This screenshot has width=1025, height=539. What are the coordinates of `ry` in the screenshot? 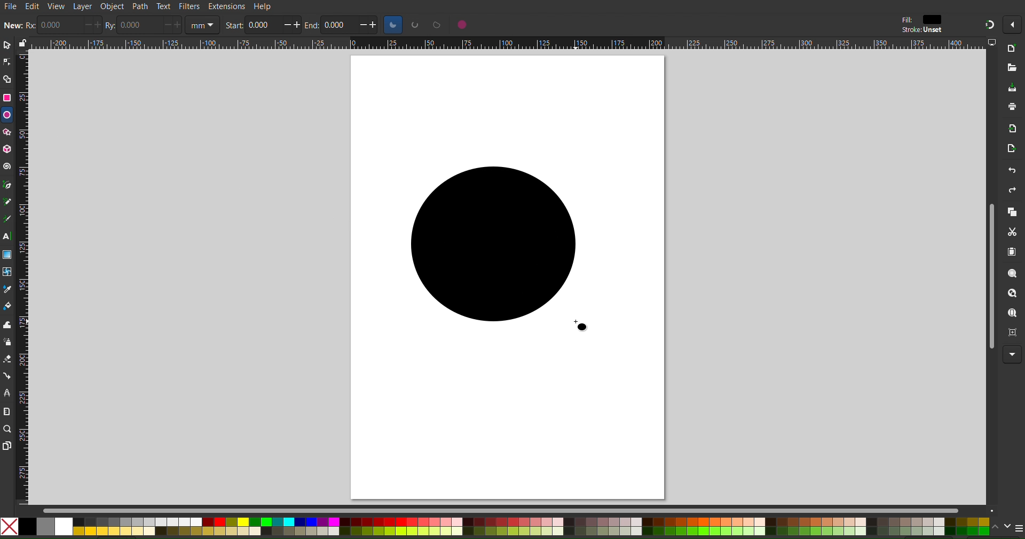 It's located at (109, 27).